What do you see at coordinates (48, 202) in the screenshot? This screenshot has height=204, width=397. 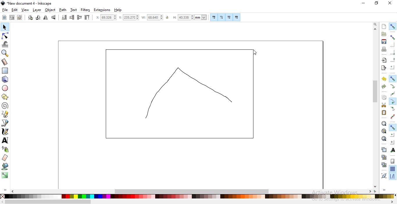 I see `scrollbar` at bounding box center [48, 202].